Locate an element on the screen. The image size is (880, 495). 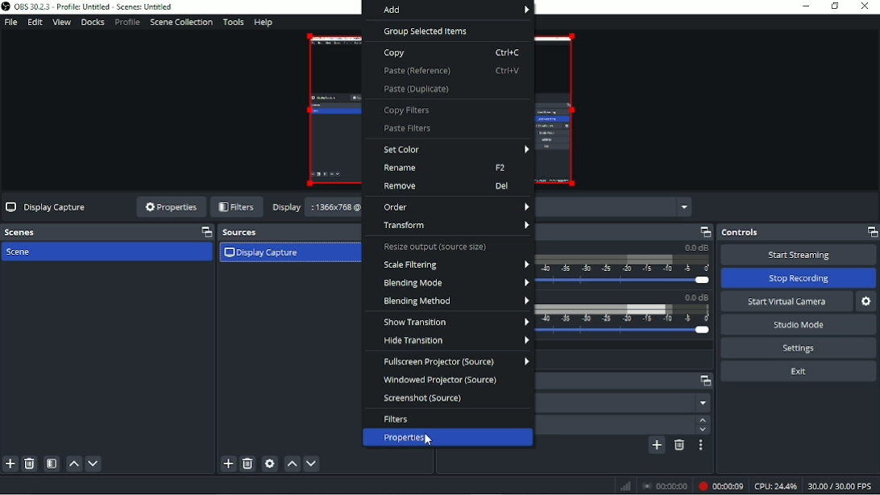
Transform is located at coordinates (453, 227).